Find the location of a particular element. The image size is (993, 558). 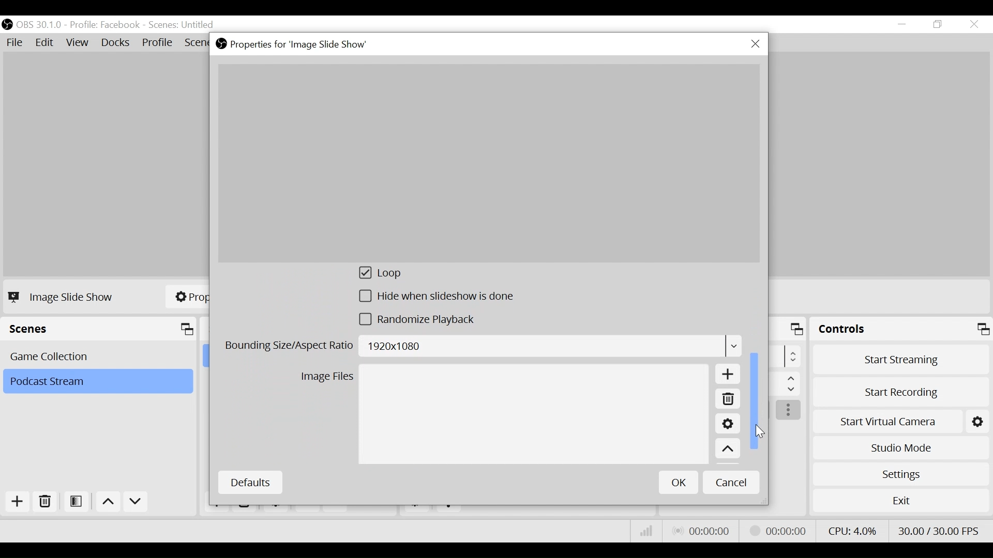

(un)select Hide slideshow is done is located at coordinates (437, 297).